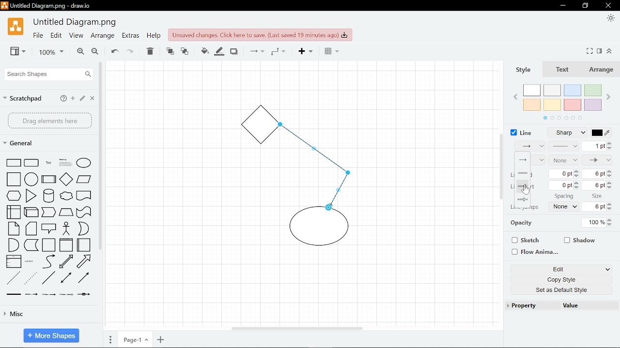  Describe the element at coordinates (564, 146) in the screenshot. I see `Line thickness` at that location.